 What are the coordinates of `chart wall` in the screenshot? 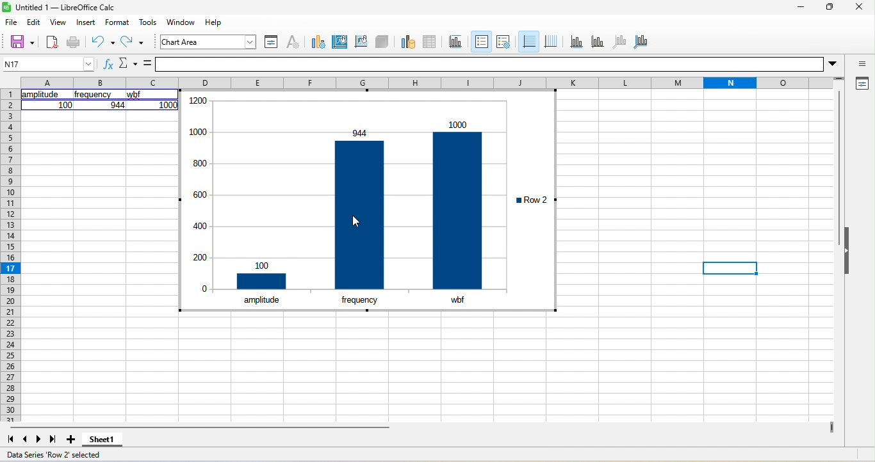 It's located at (361, 42).